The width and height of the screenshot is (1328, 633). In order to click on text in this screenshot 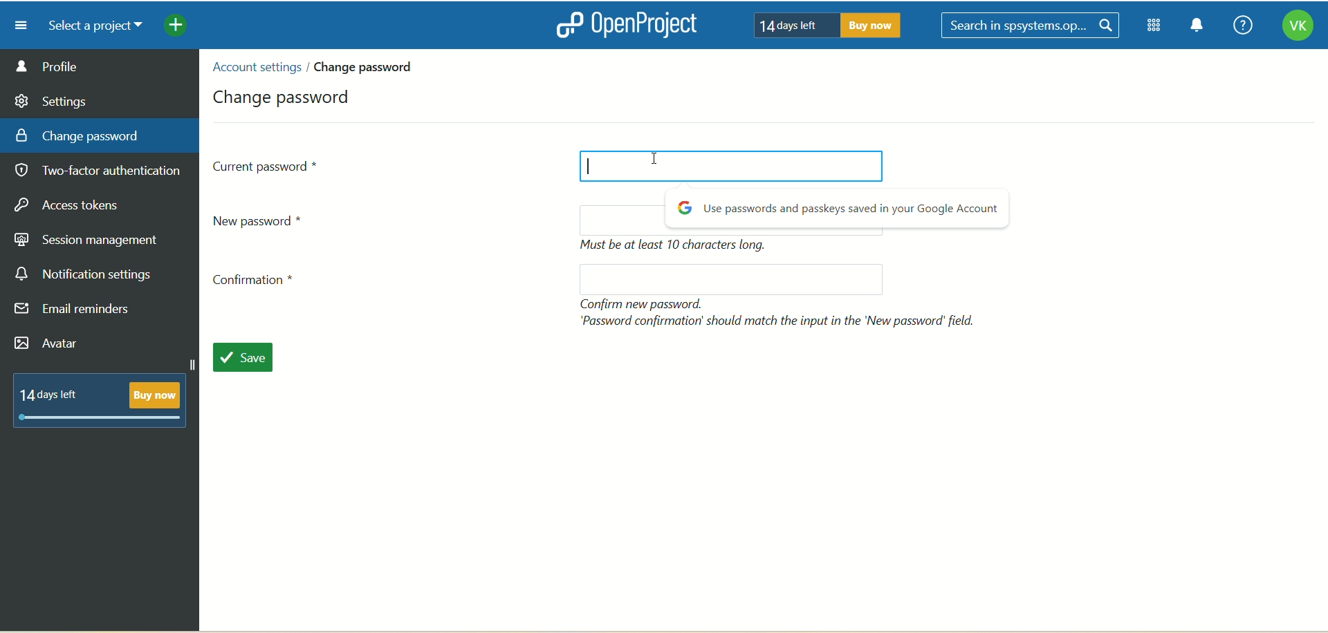, I will do `click(822, 24)`.